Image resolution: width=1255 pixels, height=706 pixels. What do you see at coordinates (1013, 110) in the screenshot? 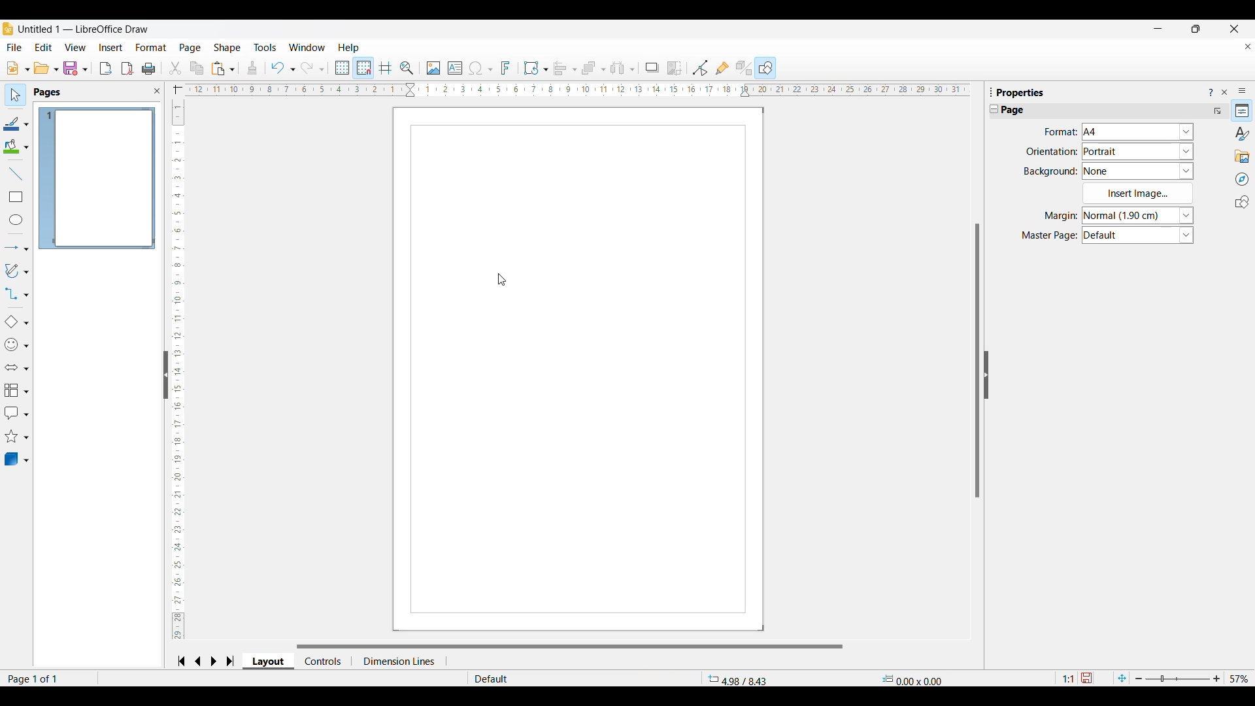
I see `Page, sub-title under current title` at bounding box center [1013, 110].